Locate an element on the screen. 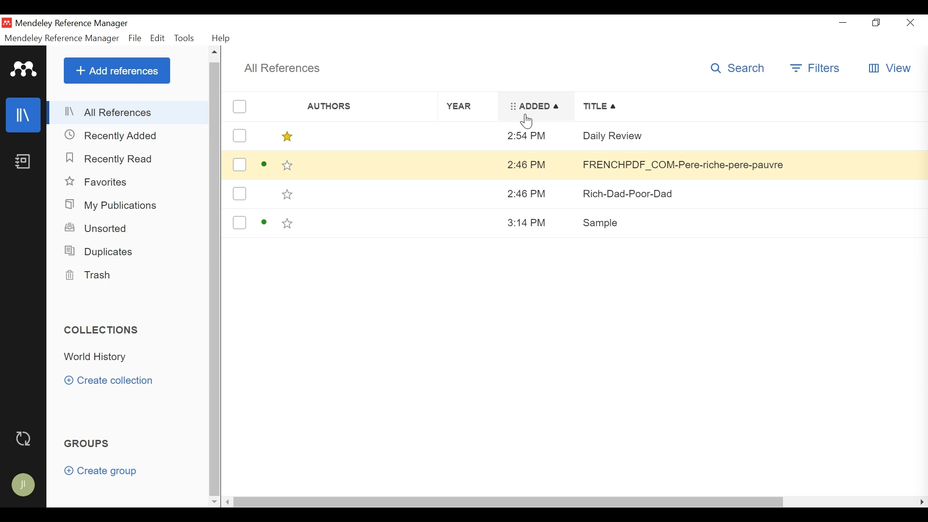 The image size is (928, 522). Author is located at coordinates (353, 106).